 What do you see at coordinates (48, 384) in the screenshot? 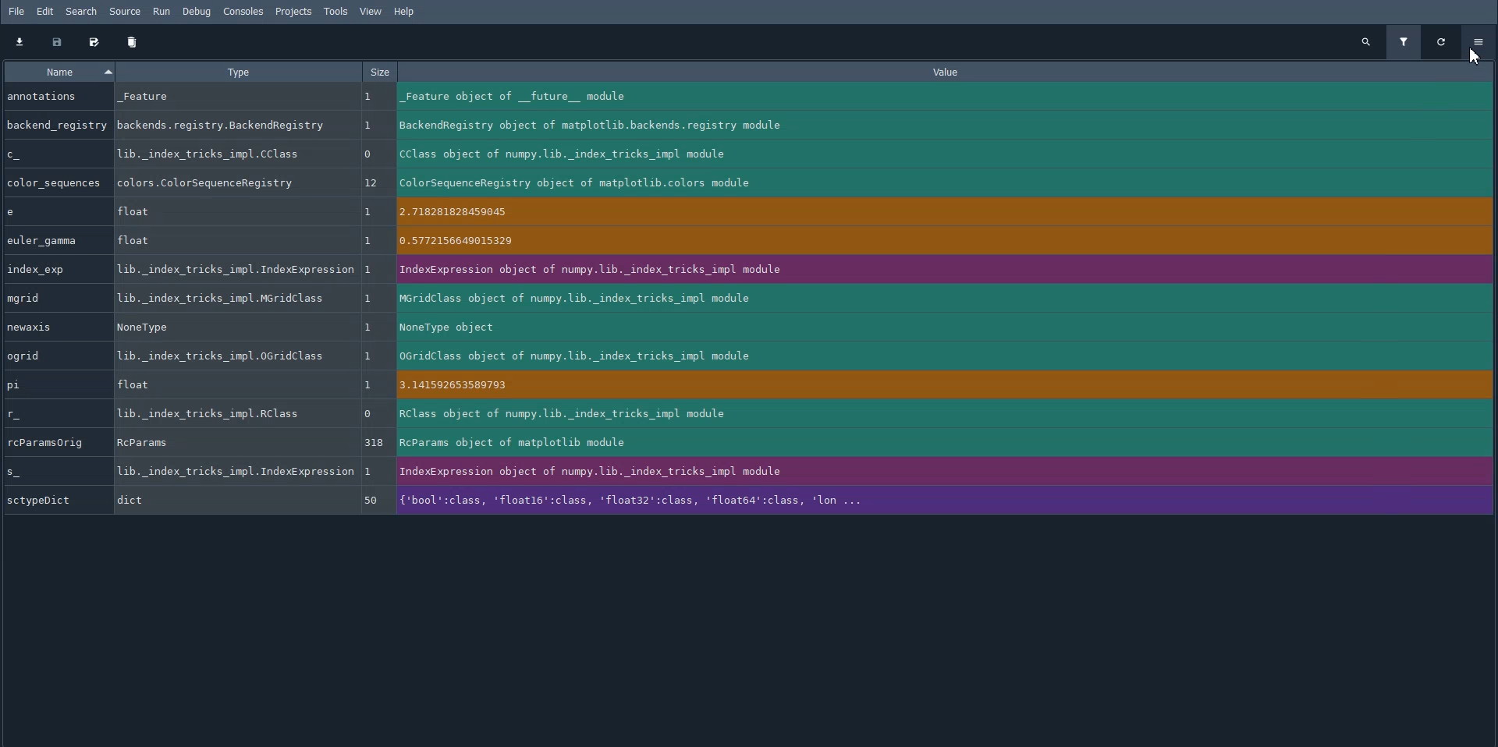
I see `pi` at bounding box center [48, 384].